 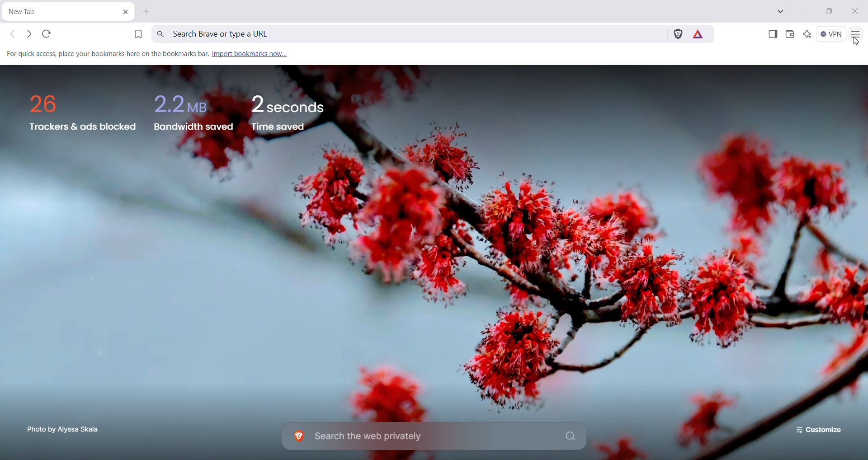 I want to click on Search Brave or type a URL, so click(x=409, y=33).